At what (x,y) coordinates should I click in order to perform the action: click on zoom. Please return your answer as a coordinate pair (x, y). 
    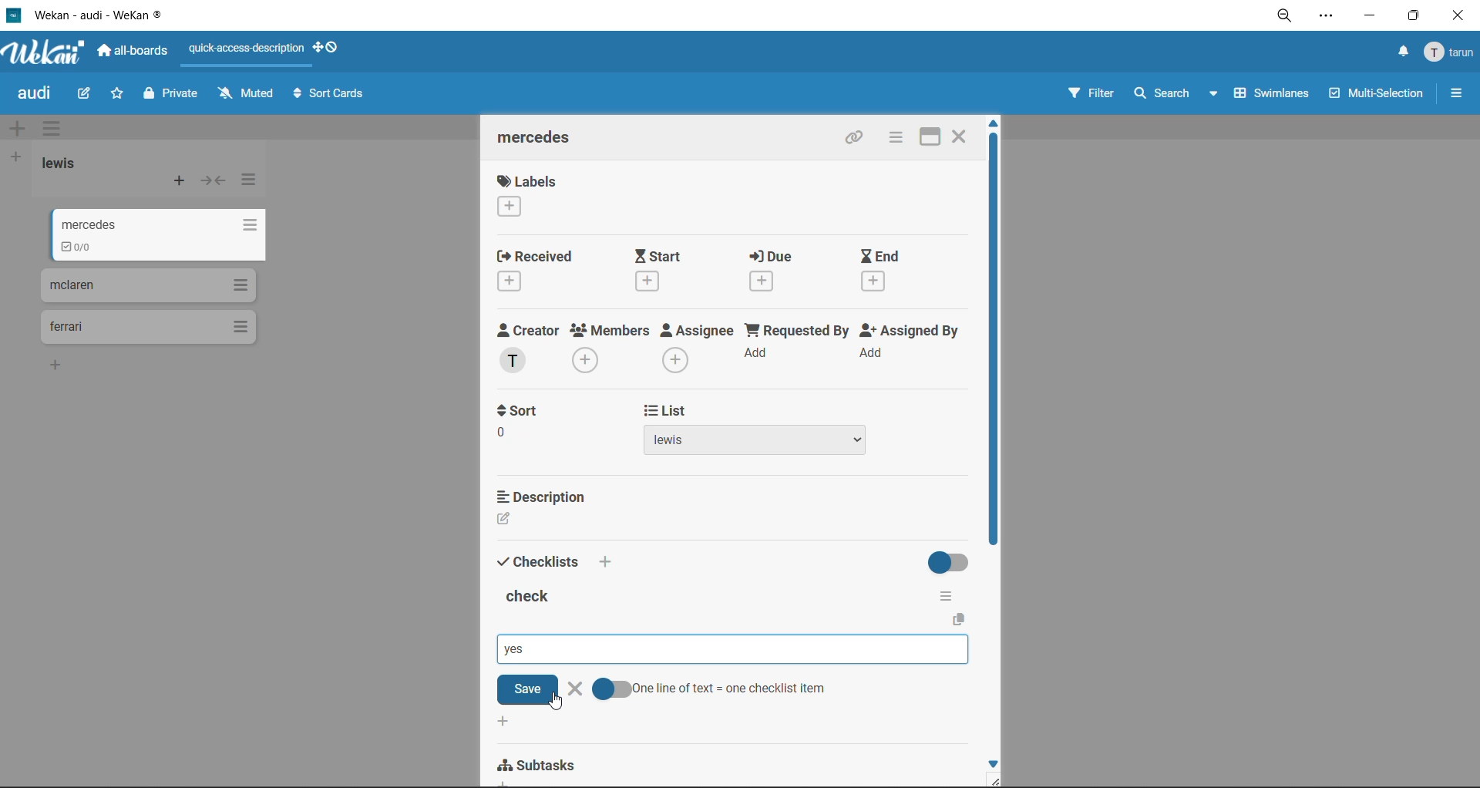
    Looking at the image, I should click on (1290, 20).